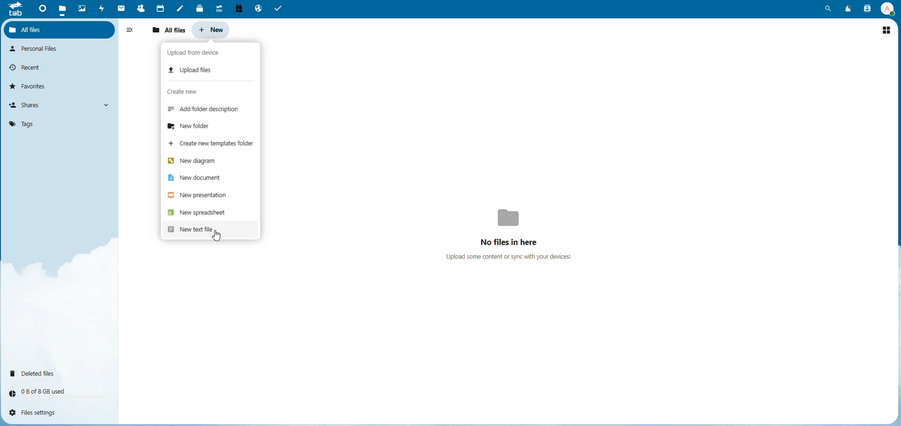 The image size is (901, 426). What do you see at coordinates (198, 8) in the screenshot?
I see `Deck` at bounding box center [198, 8].